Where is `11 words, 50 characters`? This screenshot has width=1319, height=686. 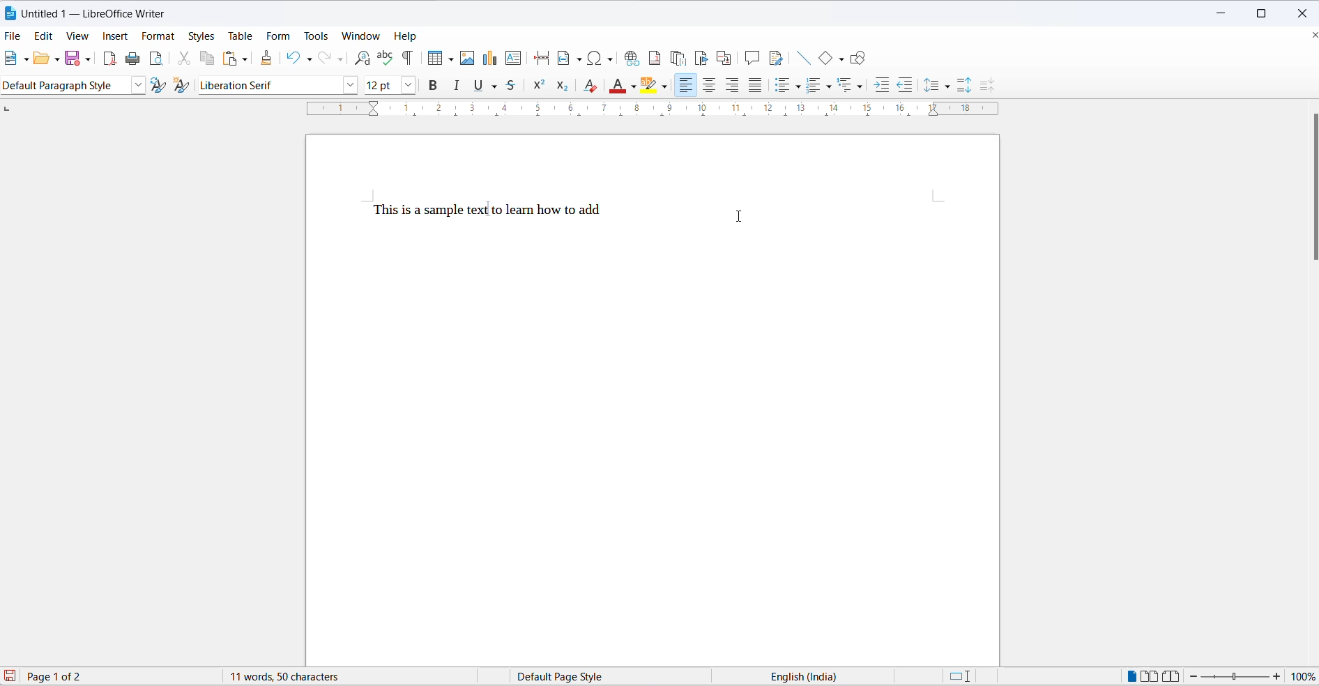
11 words, 50 characters is located at coordinates (287, 677).